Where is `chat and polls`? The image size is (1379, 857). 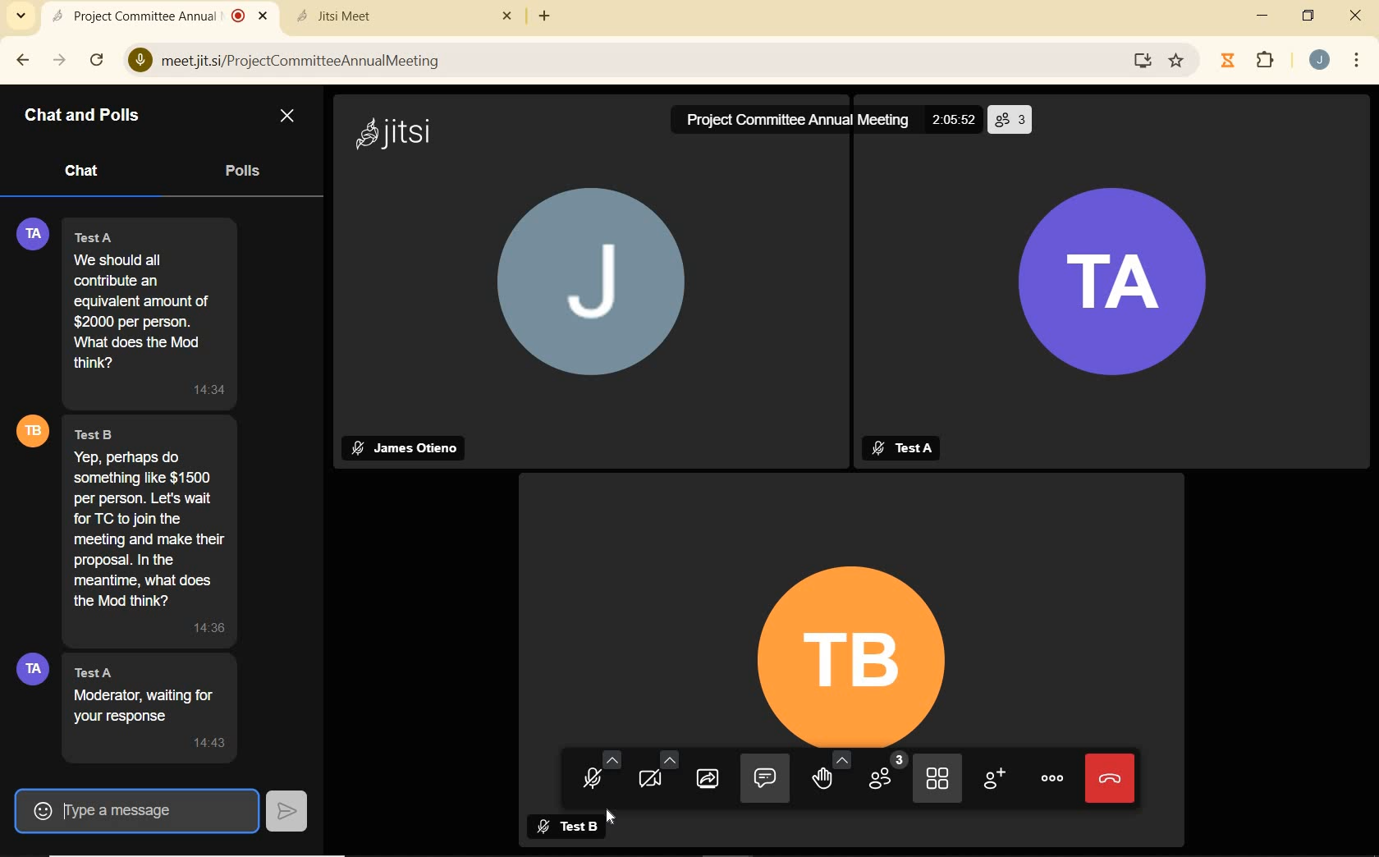 chat and polls is located at coordinates (83, 116).